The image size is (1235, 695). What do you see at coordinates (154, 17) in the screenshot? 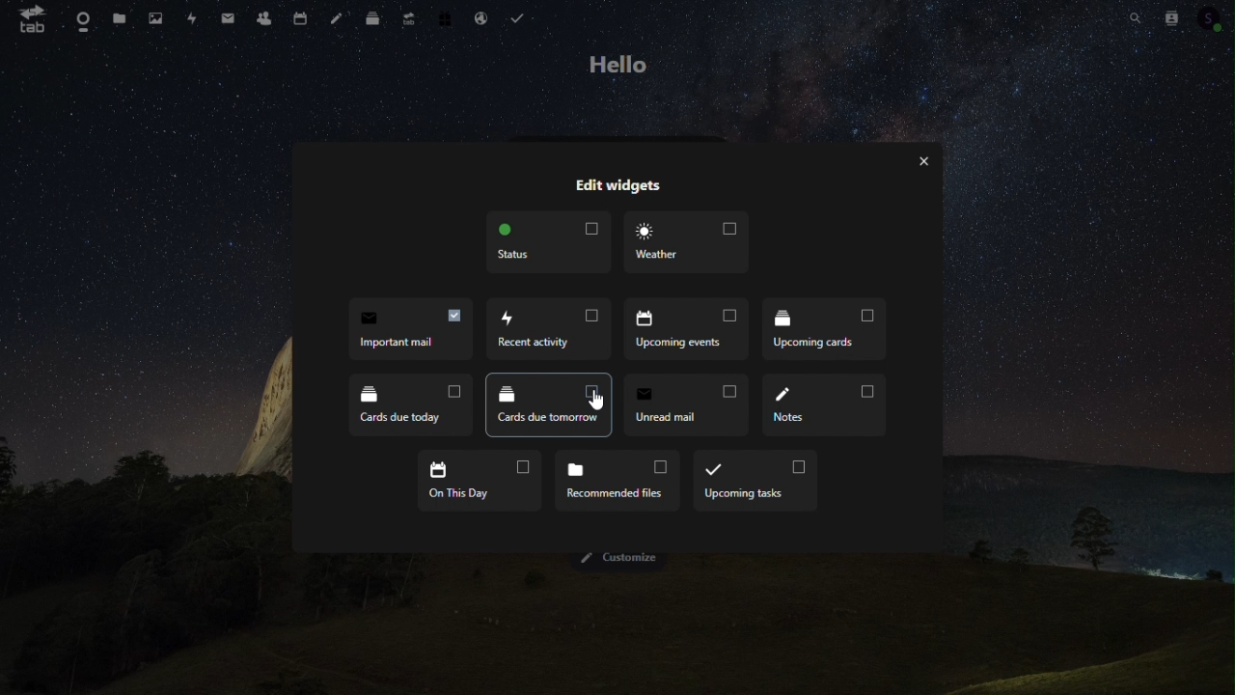
I see `Photos` at bounding box center [154, 17].